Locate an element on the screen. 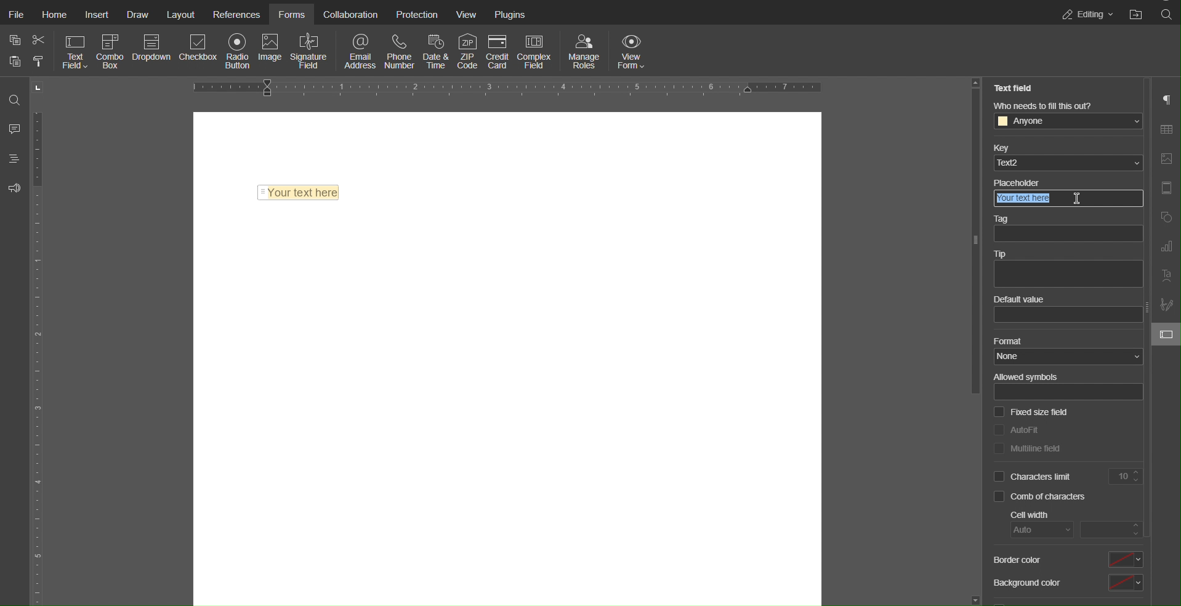 The image size is (1181, 606). Layout is located at coordinates (180, 15).